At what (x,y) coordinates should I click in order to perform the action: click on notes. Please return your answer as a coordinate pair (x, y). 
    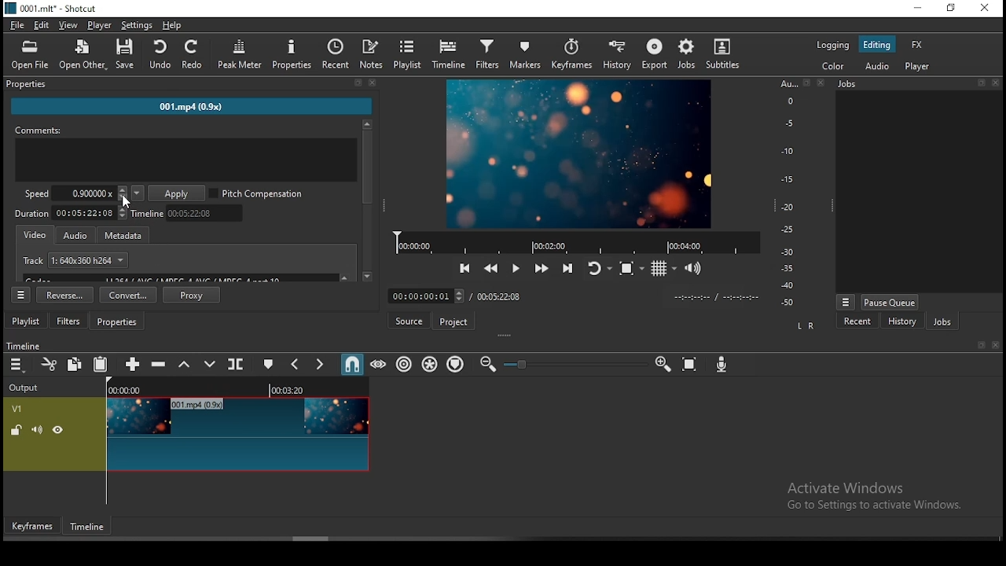
    Looking at the image, I should click on (371, 54).